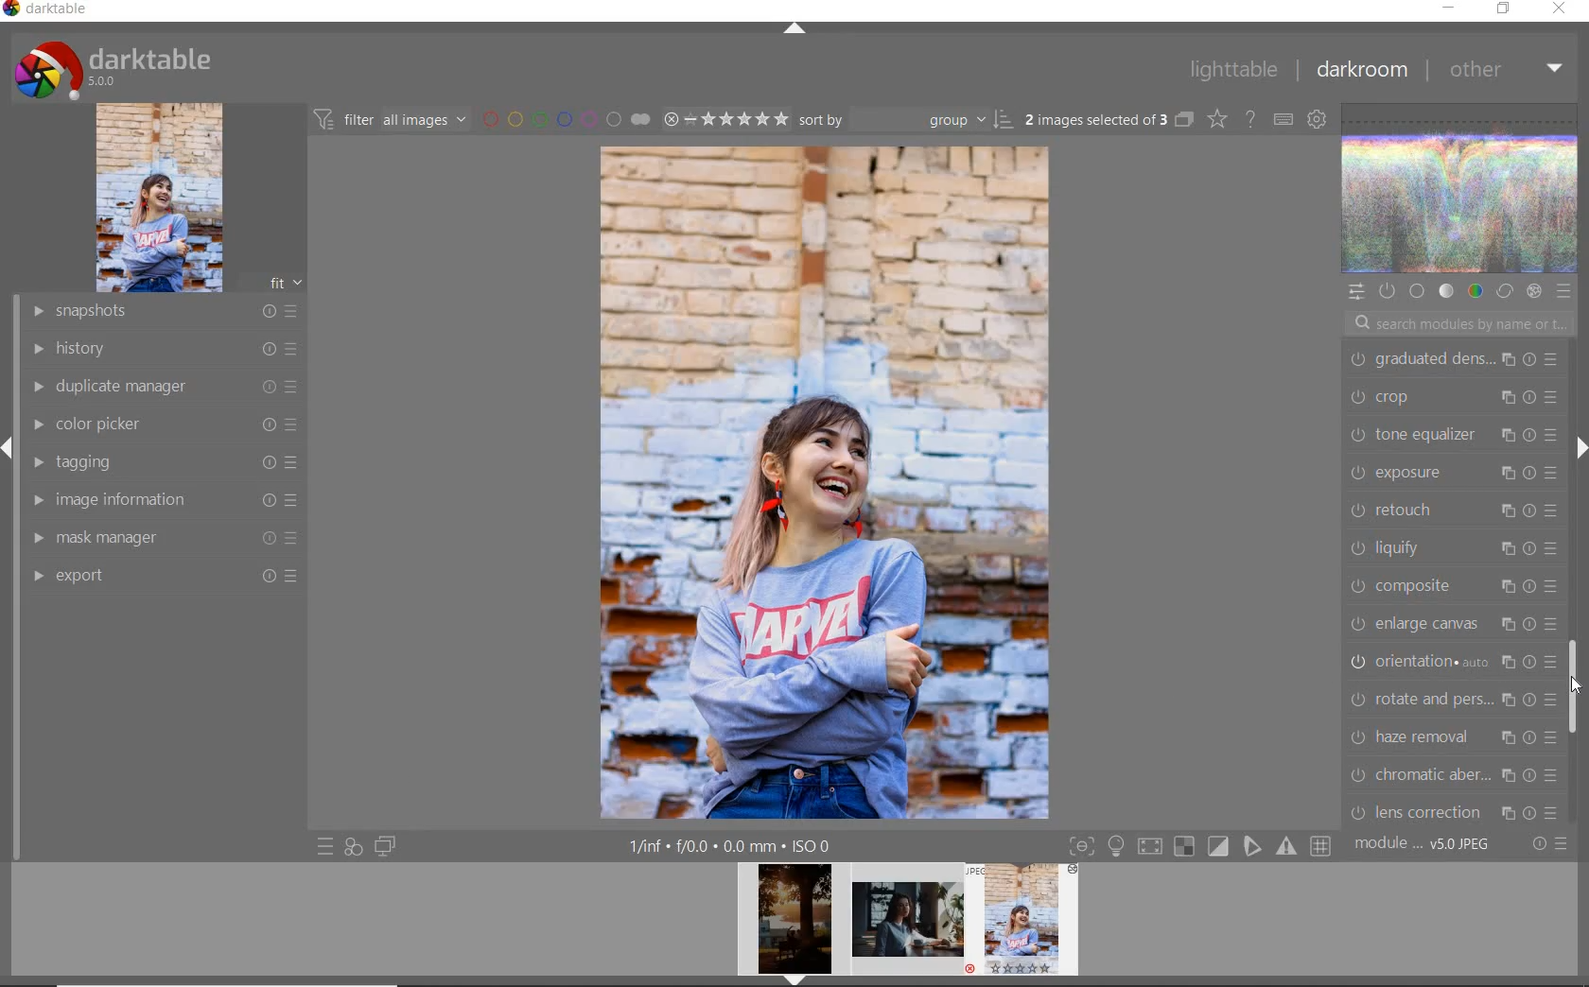 This screenshot has width=1589, height=987. Describe the element at coordinates (1200, 844) in the screenshot. I see `toggle modes` at that location.